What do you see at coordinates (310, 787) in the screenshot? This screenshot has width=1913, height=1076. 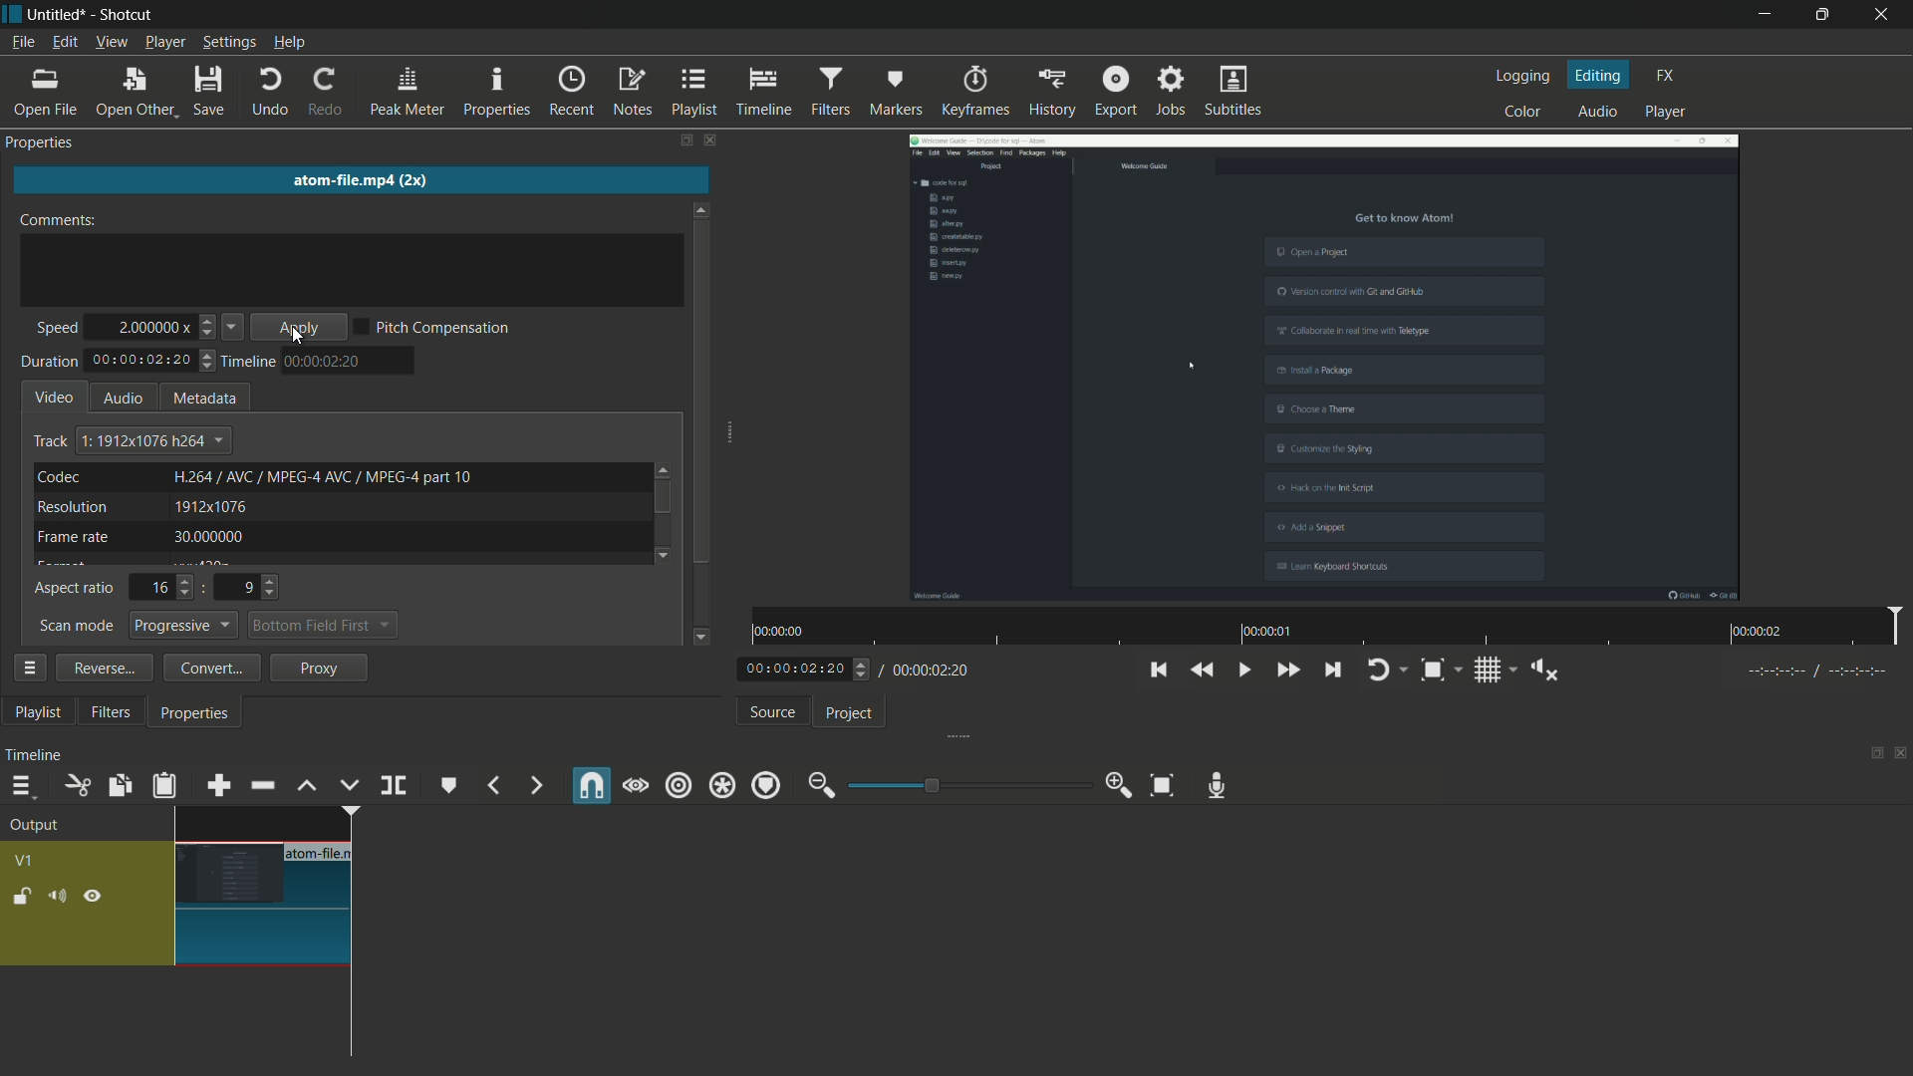 I see `lift` at bounding box center [310, 787].